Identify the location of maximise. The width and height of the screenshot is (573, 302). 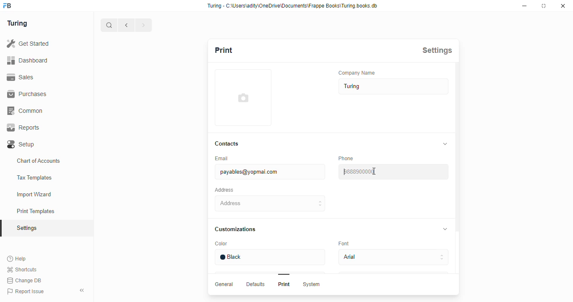
(545, 6).